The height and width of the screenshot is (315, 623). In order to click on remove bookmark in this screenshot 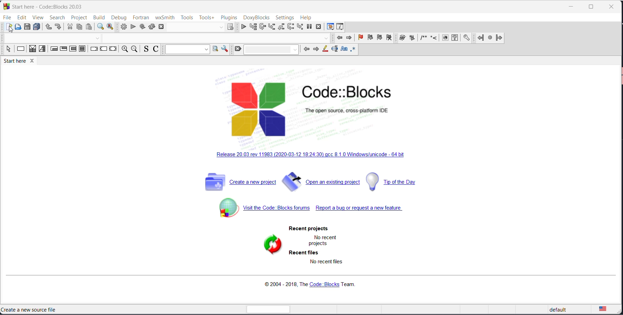, I will do `click(391, 39)`.